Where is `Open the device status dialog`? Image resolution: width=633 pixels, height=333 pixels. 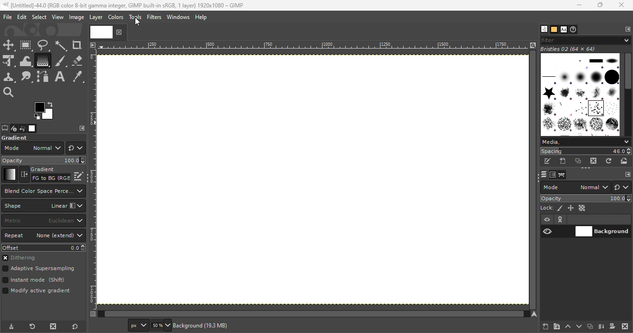 Open the device status dialog is located at coordinates (13, 129).